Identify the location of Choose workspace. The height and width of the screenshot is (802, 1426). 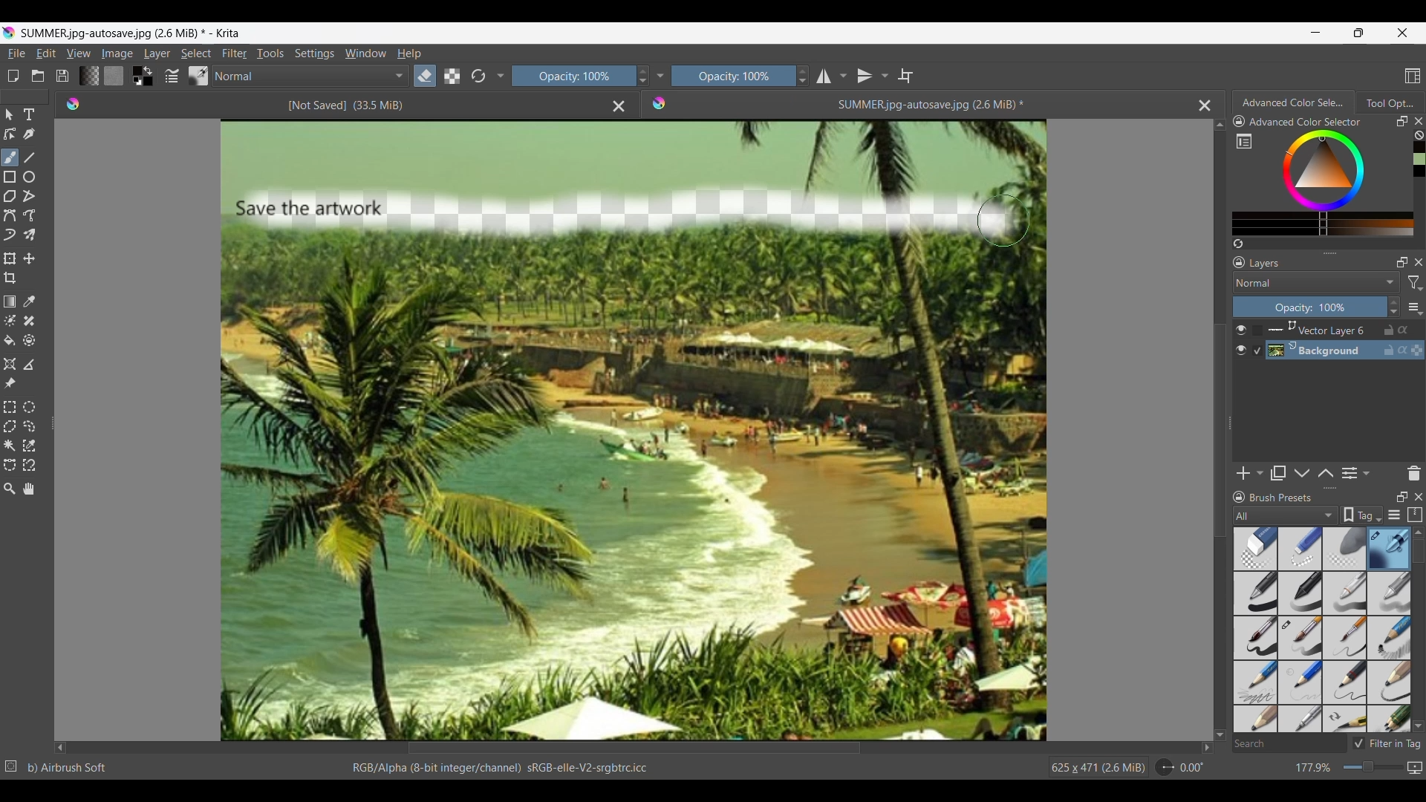
(1413, 76).